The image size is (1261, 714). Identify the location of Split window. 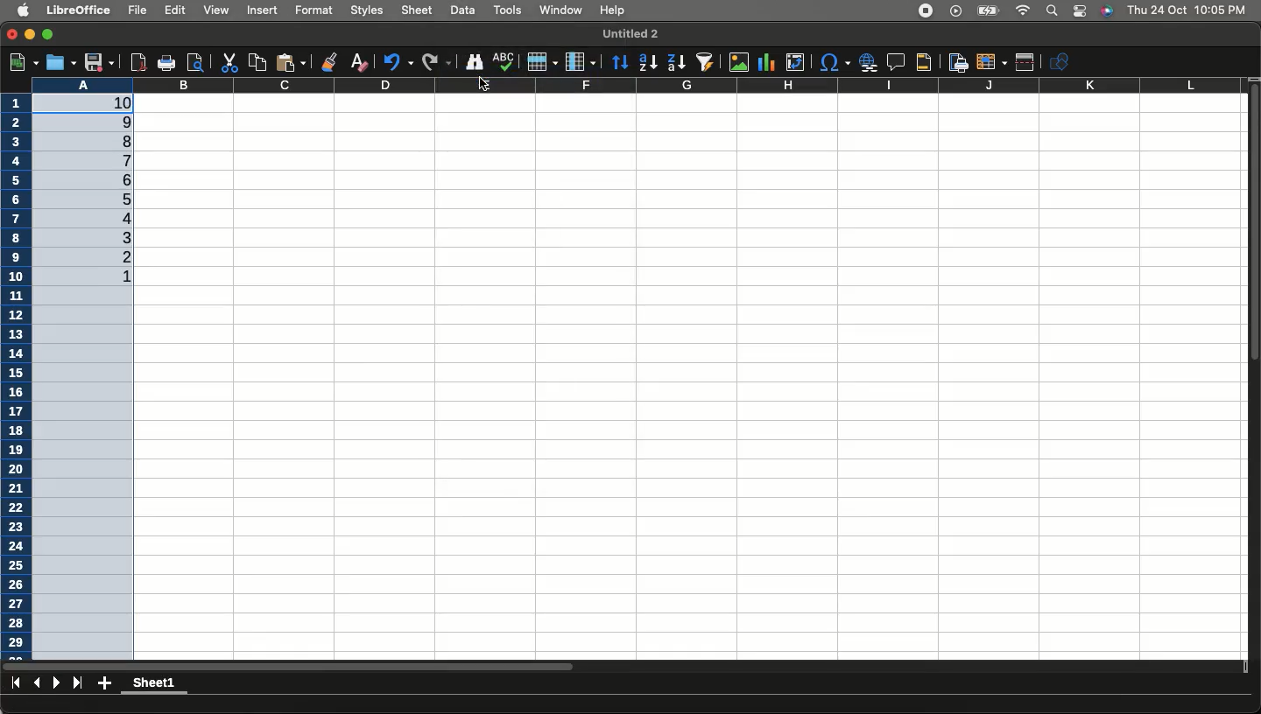
(1026, 62).